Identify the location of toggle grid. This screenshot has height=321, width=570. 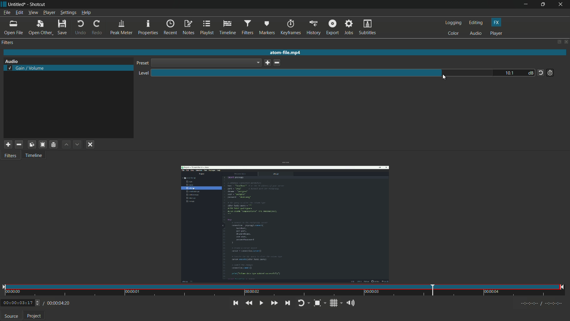
(336, 303).